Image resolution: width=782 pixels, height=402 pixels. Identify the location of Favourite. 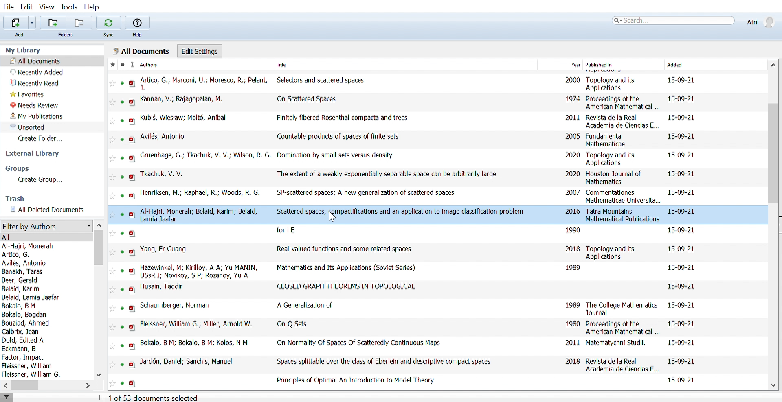
(111, 196).